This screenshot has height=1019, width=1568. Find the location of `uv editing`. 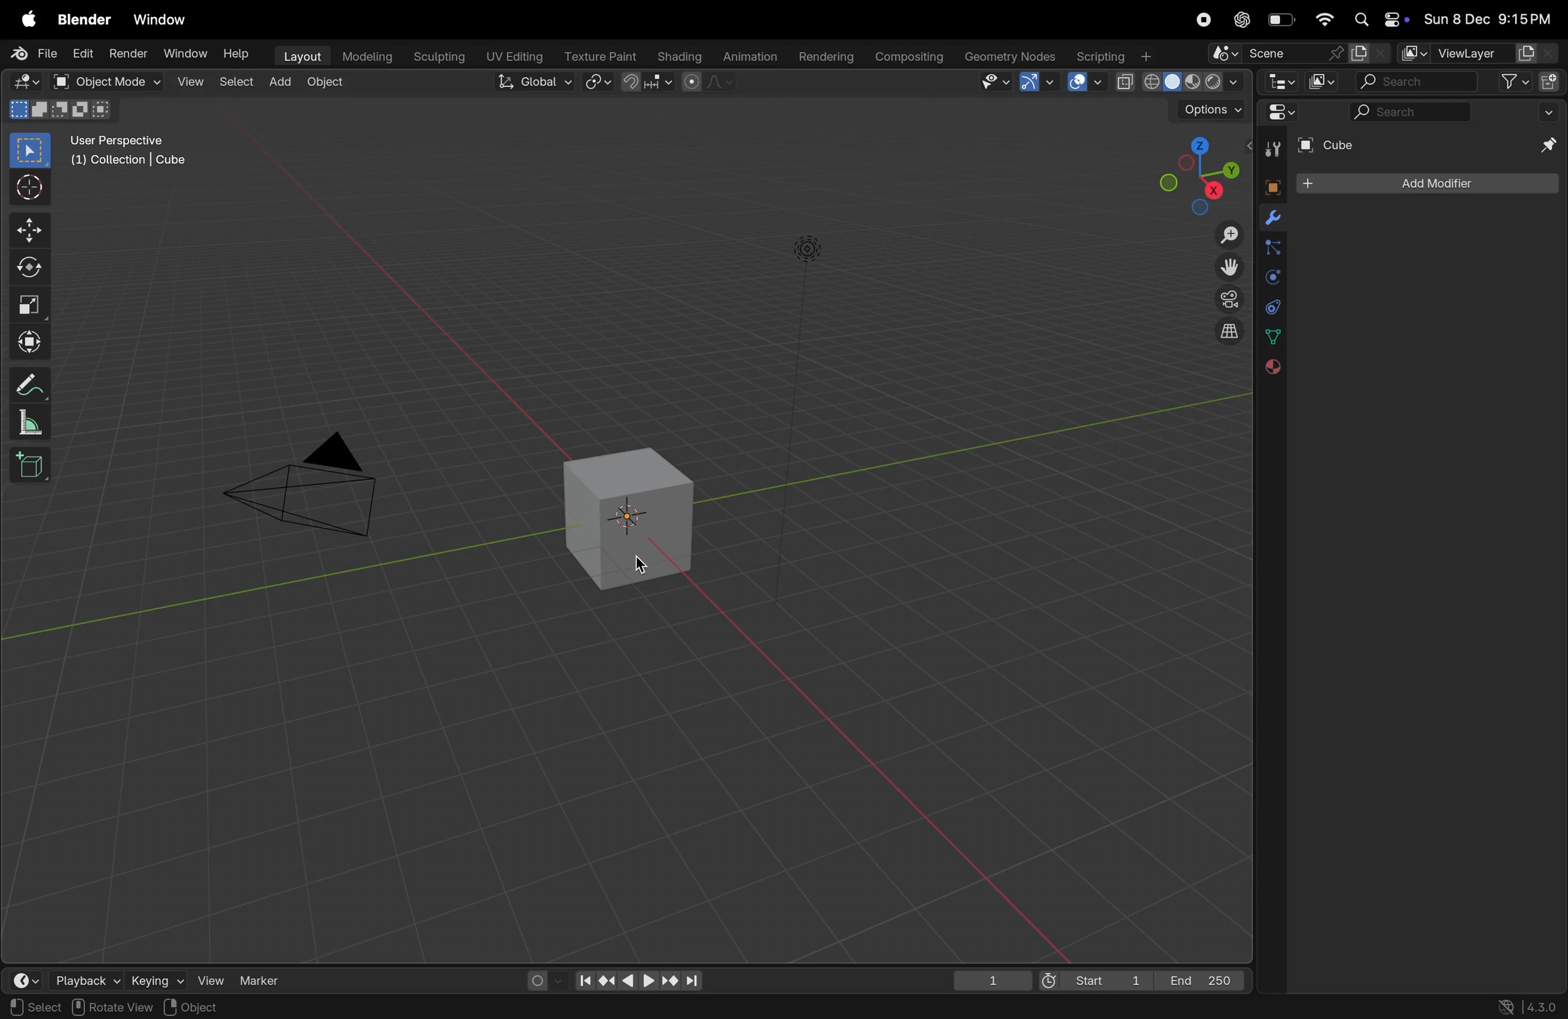

uv editing is located at coordinates (517, 55).